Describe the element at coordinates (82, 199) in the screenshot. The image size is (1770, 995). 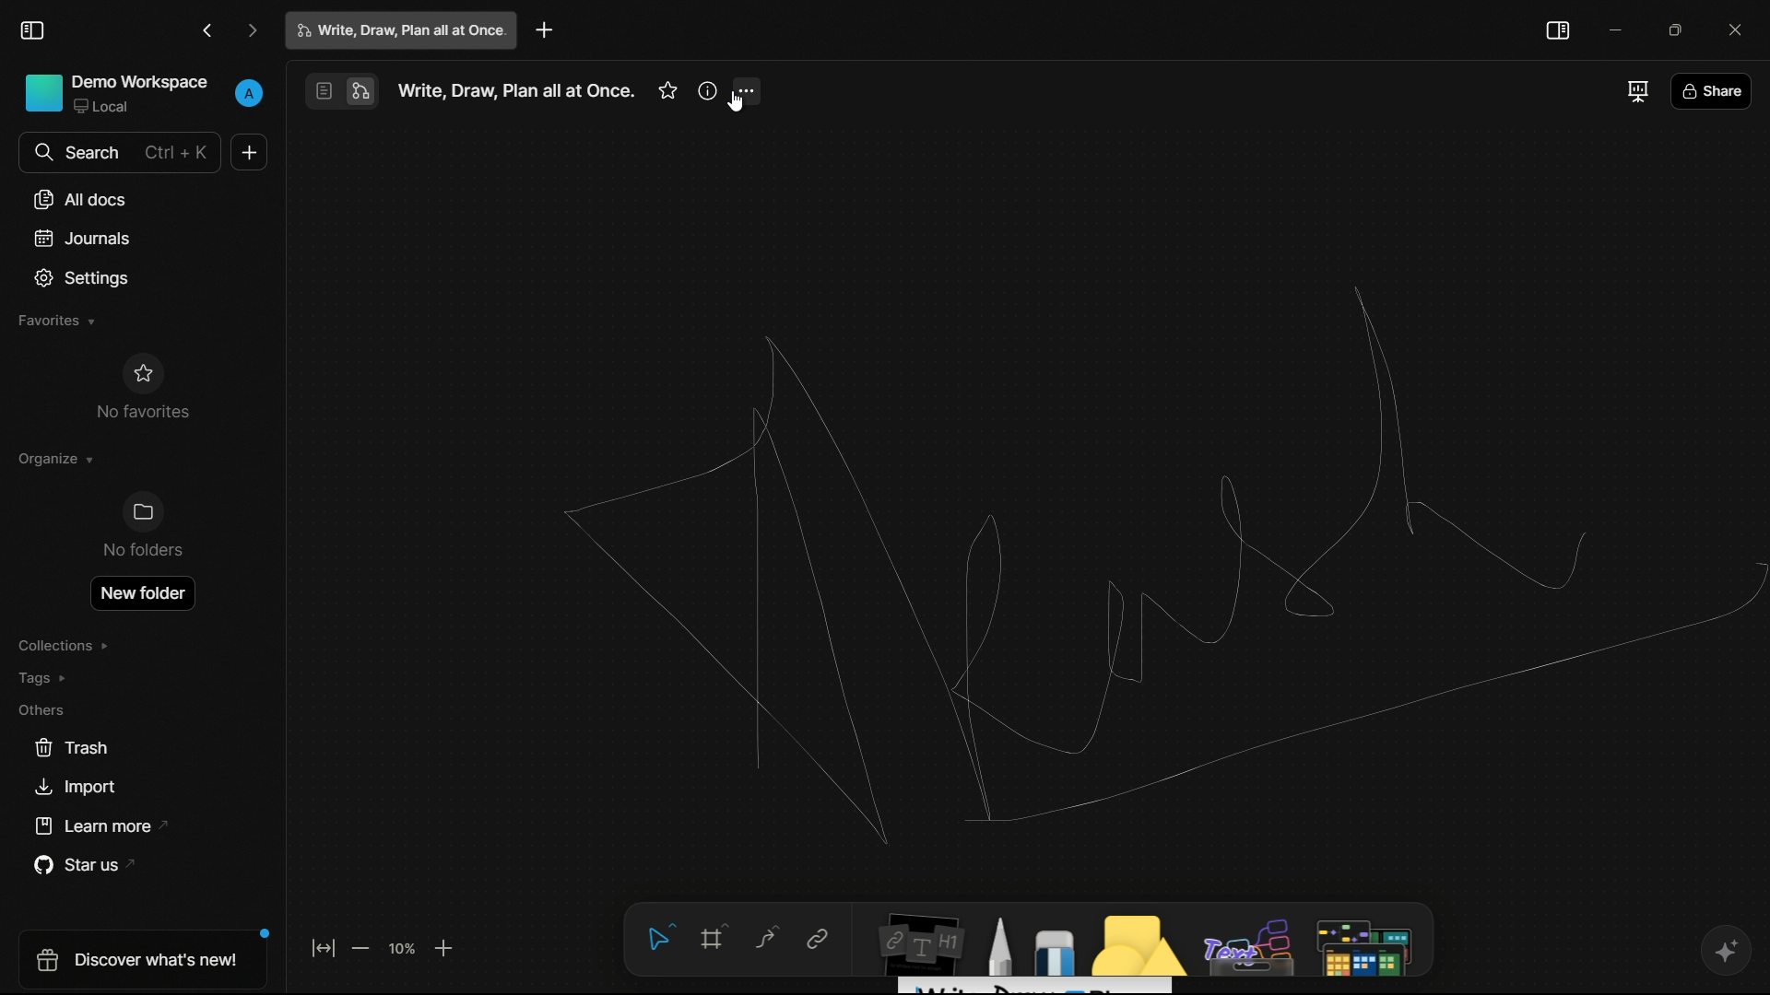
I see `all docs` at that location.